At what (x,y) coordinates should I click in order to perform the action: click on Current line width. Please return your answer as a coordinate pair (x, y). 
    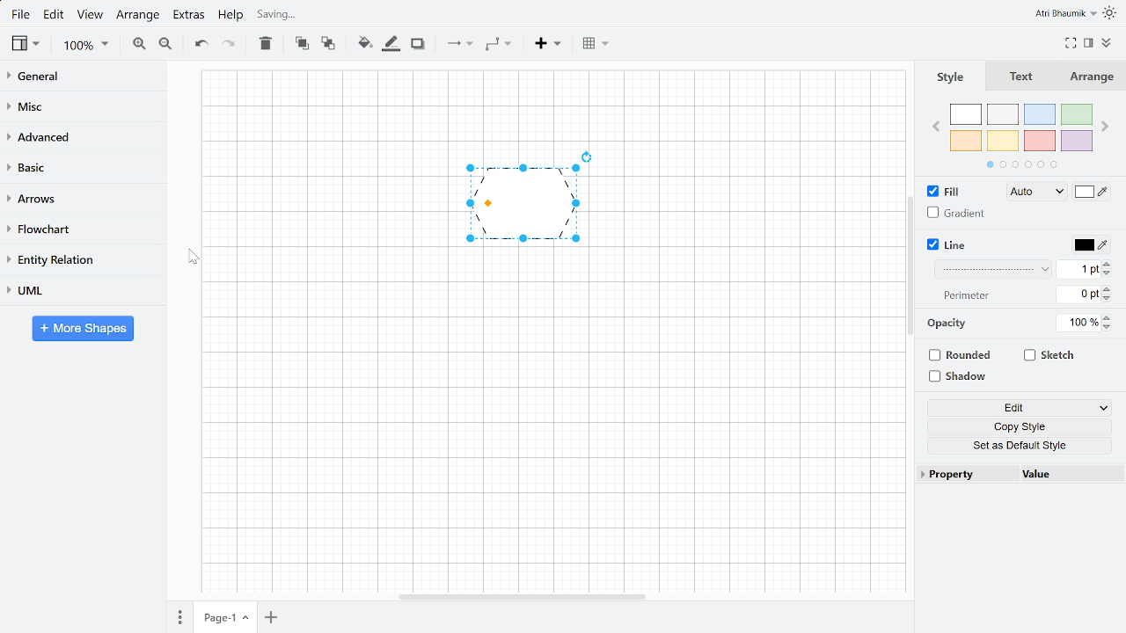
    Looking at the image, I should click on (1078, 270).